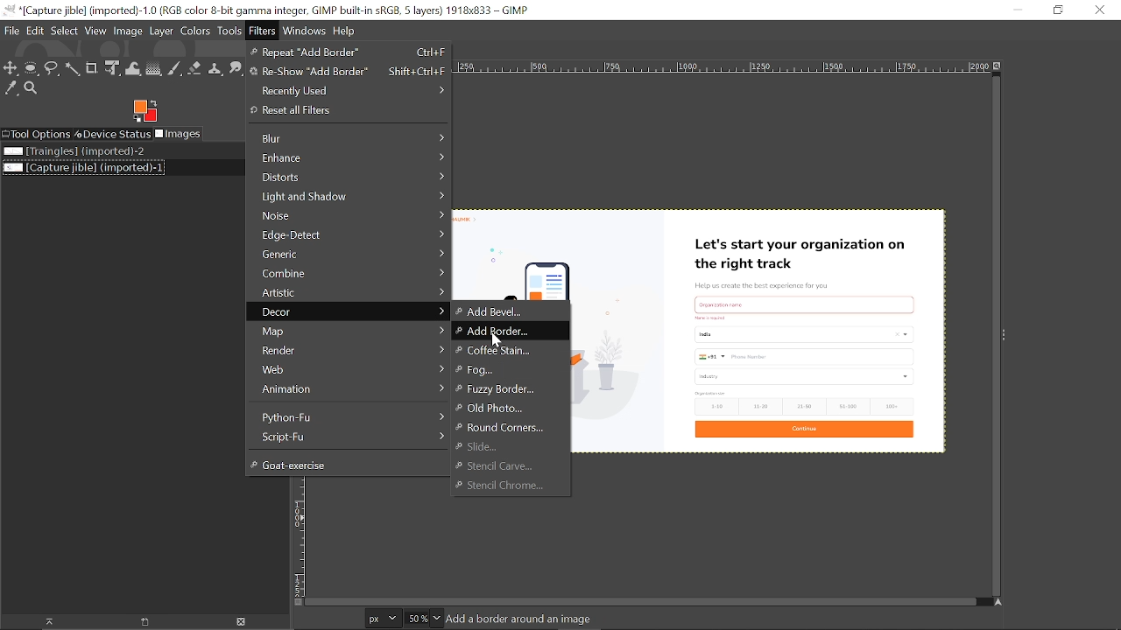  What do you see at coordinates (217, 69) in the screenshot?
I see `Clone tool` at bounding box center [217, 69].